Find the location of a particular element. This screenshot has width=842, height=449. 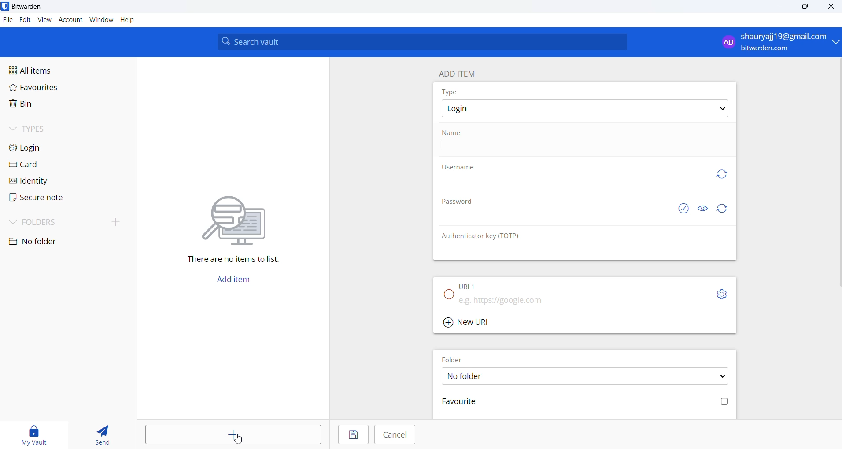

login is located at coordinates (40, 147).